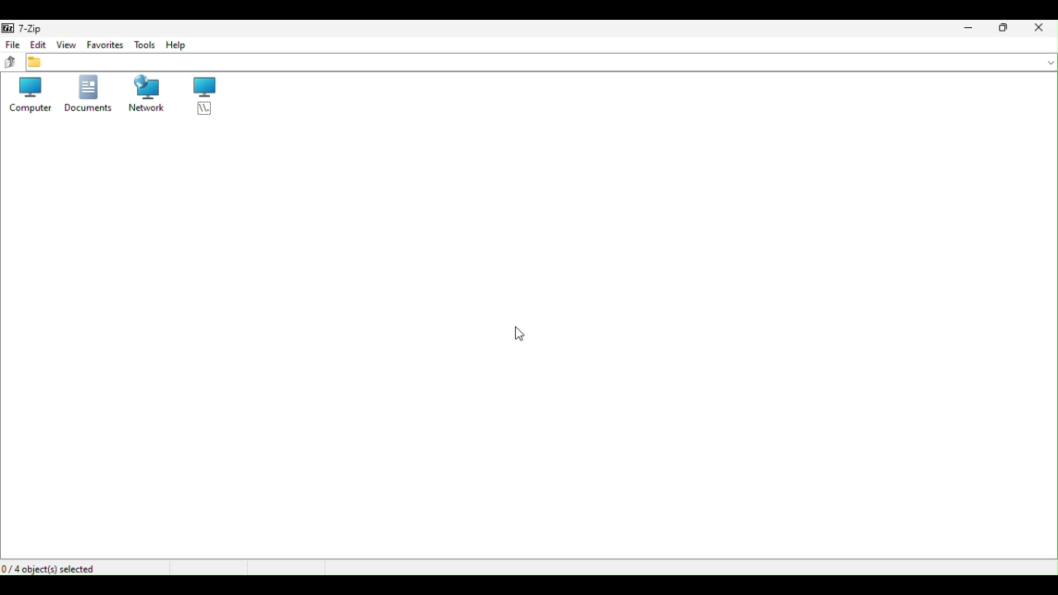 The image size is (1058, 595). I want to click on Close, so click(1043, 27).